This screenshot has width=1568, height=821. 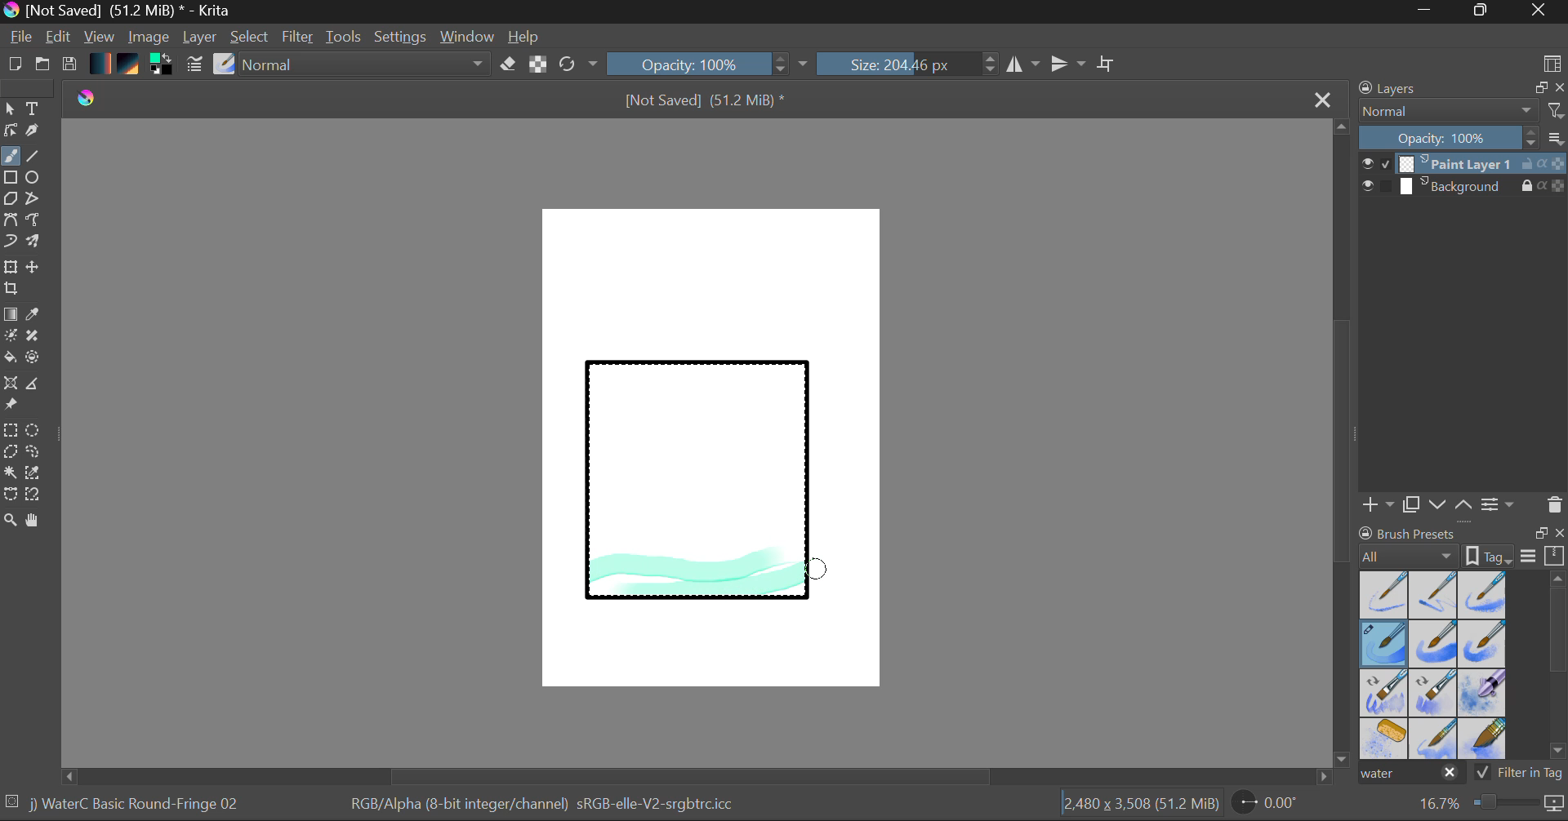 I want to click on Restore Down, so click(x=1430, y=11).